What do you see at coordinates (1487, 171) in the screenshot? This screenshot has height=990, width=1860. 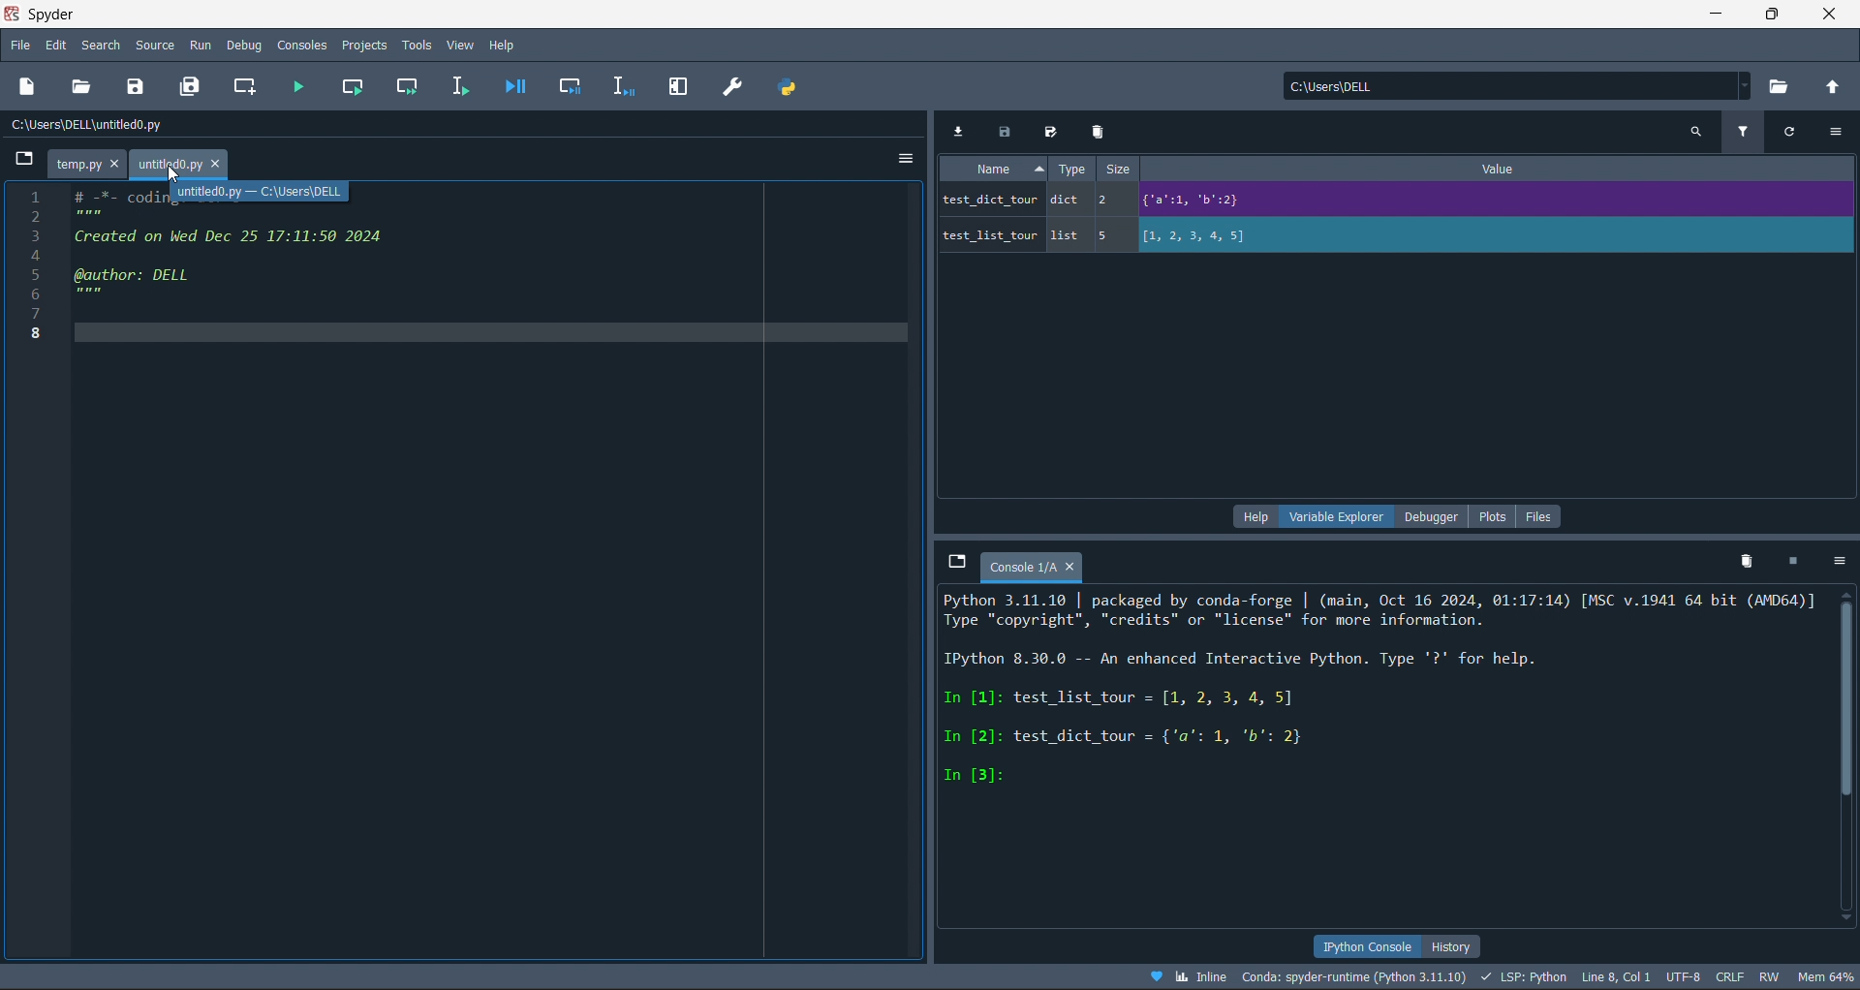 I see `value` at bounding box center [1487, 171].